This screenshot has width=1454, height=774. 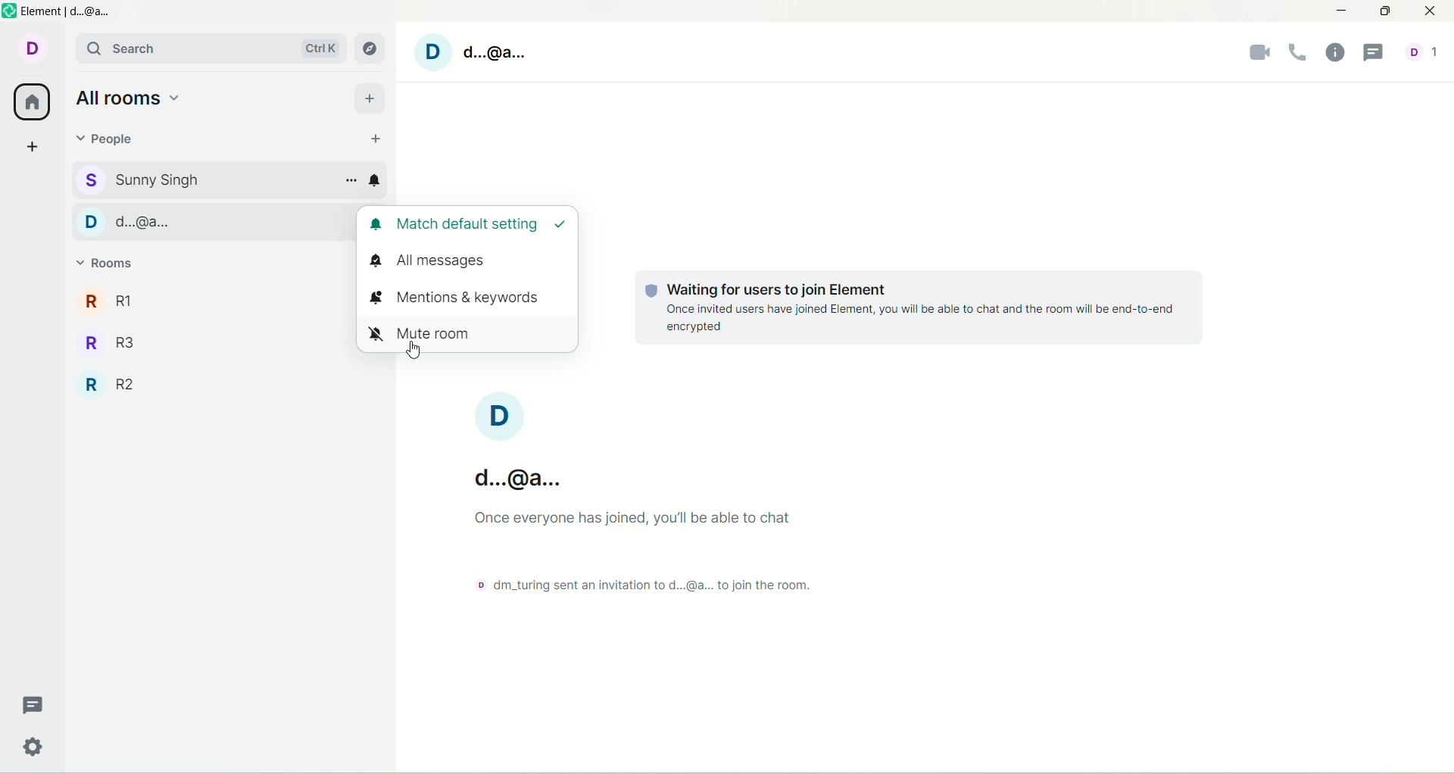 I want to click on minimize, so click(x=1340, y=13).